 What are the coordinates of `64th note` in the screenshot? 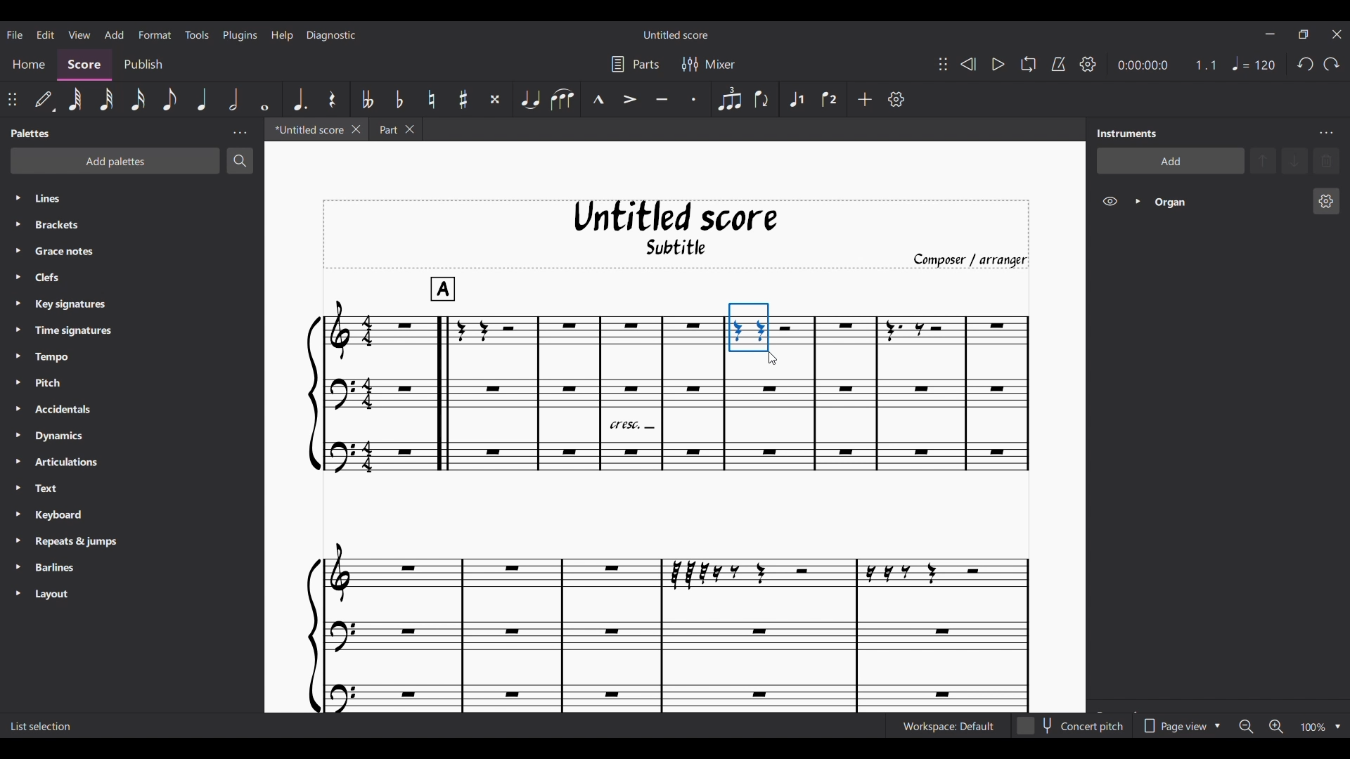 It's located at (75, 100).